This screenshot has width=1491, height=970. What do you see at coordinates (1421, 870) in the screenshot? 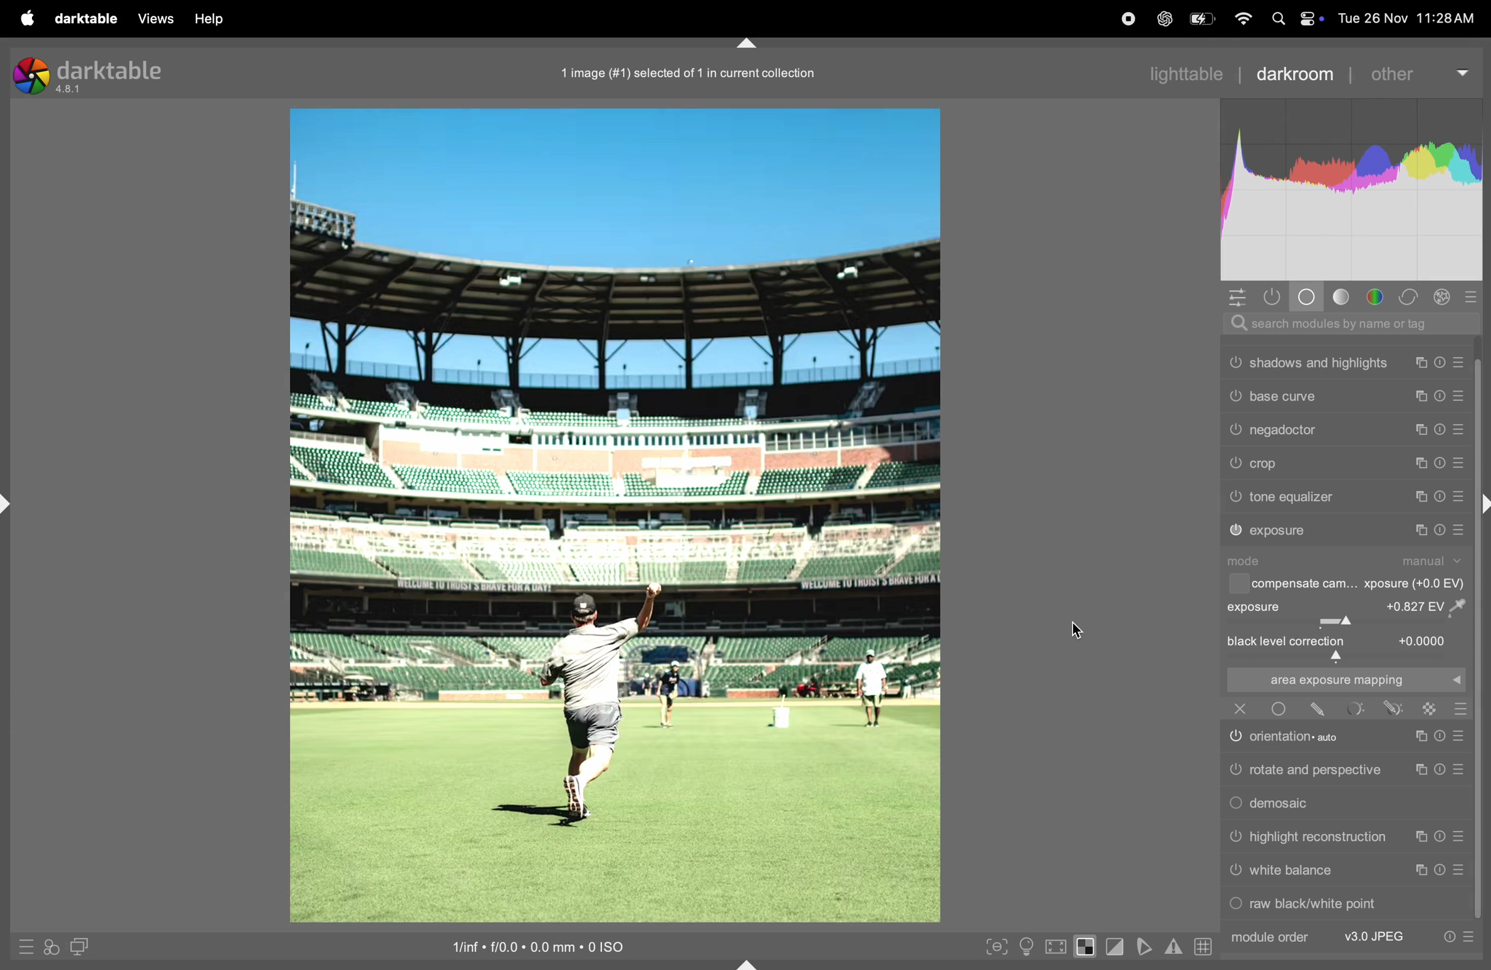
I see `copy` at bounding box center [1421, 870].